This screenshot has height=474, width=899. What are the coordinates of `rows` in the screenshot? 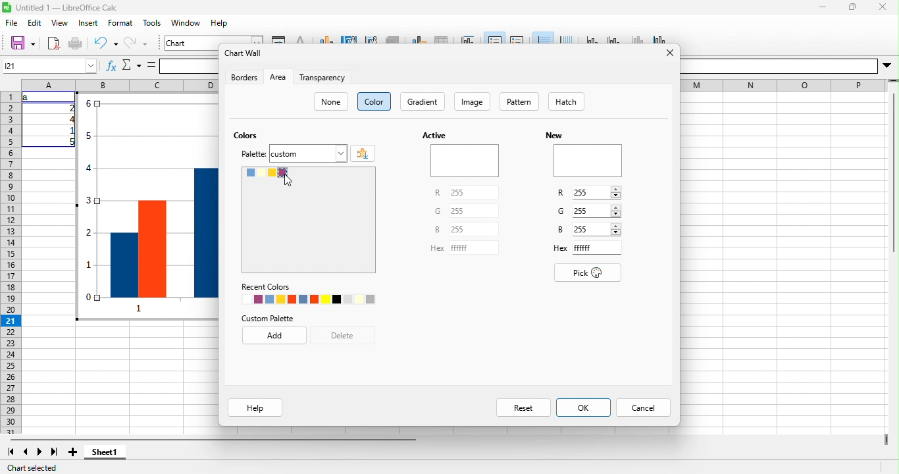 It's located at (11, 263).